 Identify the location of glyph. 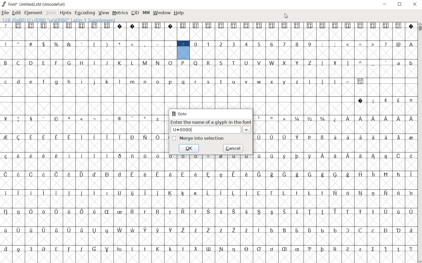
(145, 193).